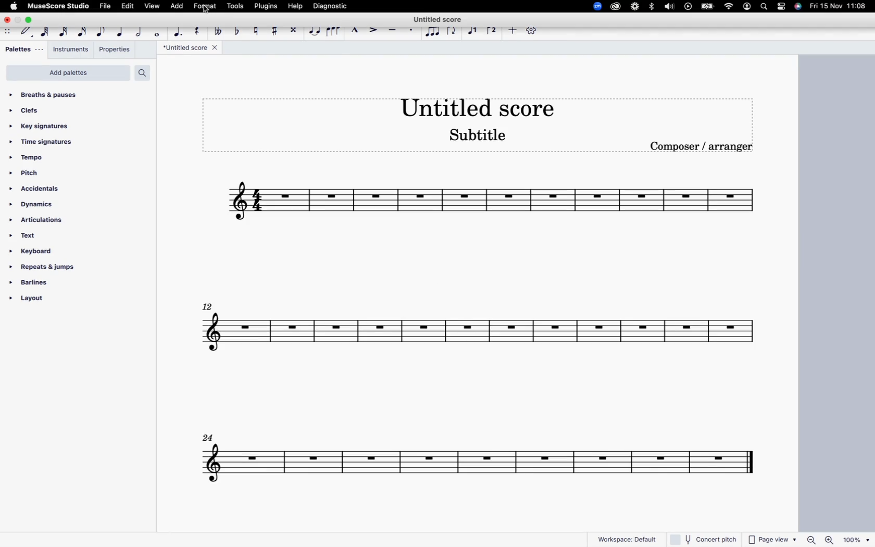 This screenshot has height=547, width=875. Describe the element at coordinates (31, 282) in the screenshot. I see `barlines` at that location.